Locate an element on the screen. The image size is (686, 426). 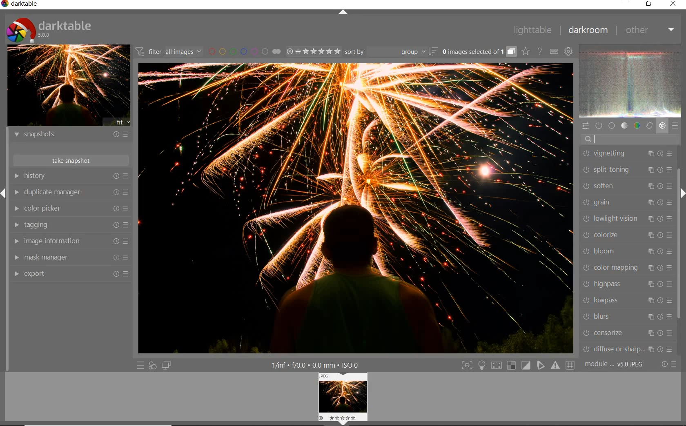
bloom is located at coordinates (626, 251).